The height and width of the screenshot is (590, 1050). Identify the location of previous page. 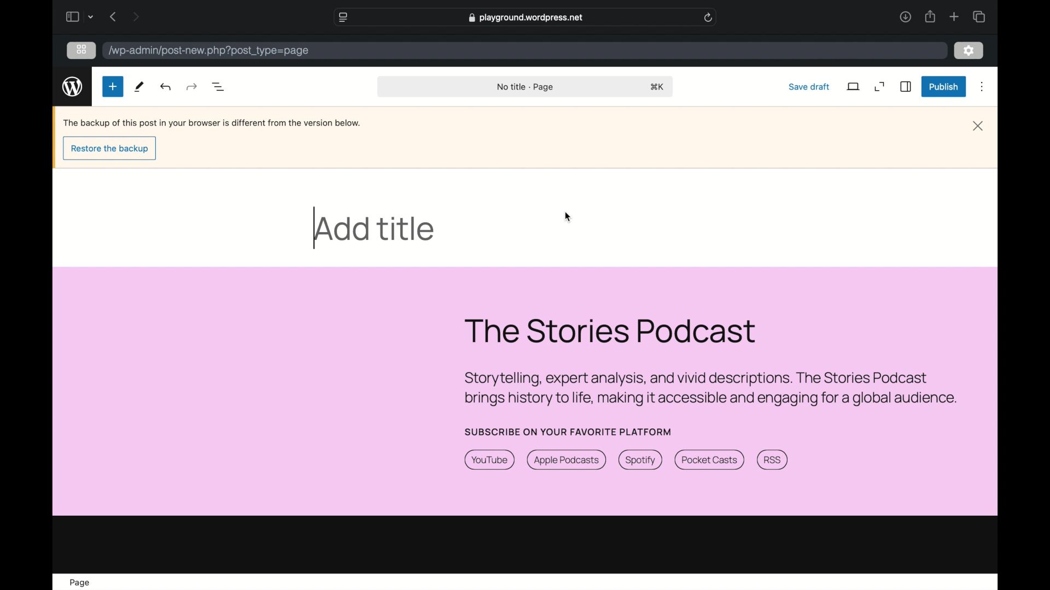
(114, 17).